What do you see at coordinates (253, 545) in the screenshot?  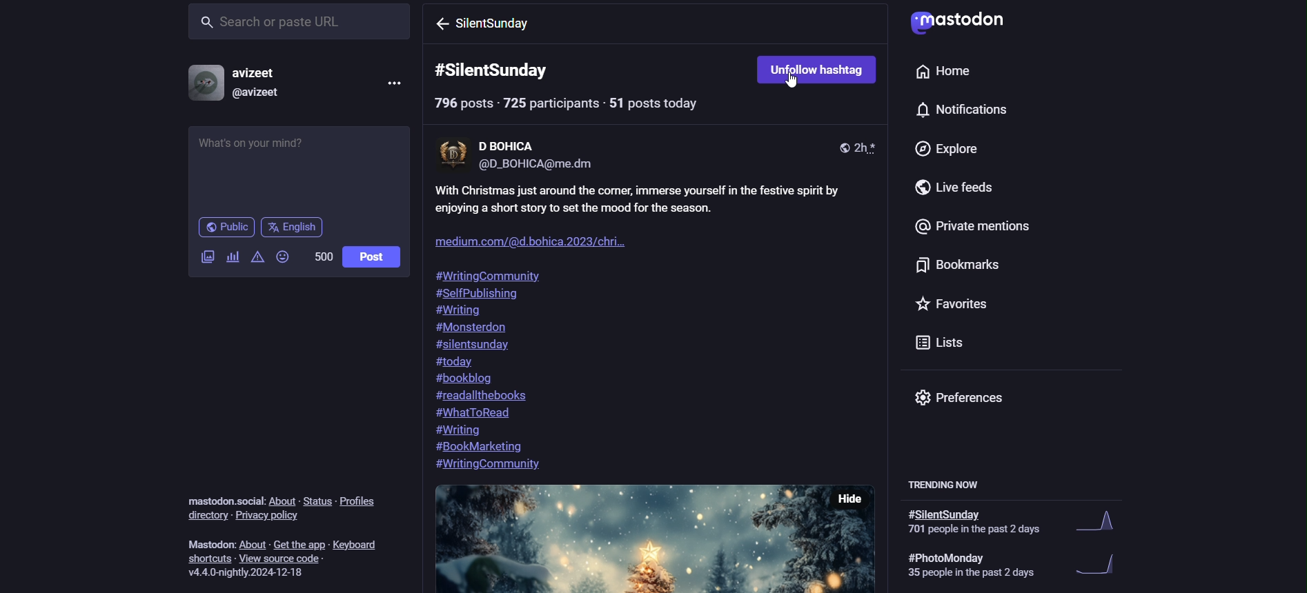 I see `about` at bounding box center [253, 545].